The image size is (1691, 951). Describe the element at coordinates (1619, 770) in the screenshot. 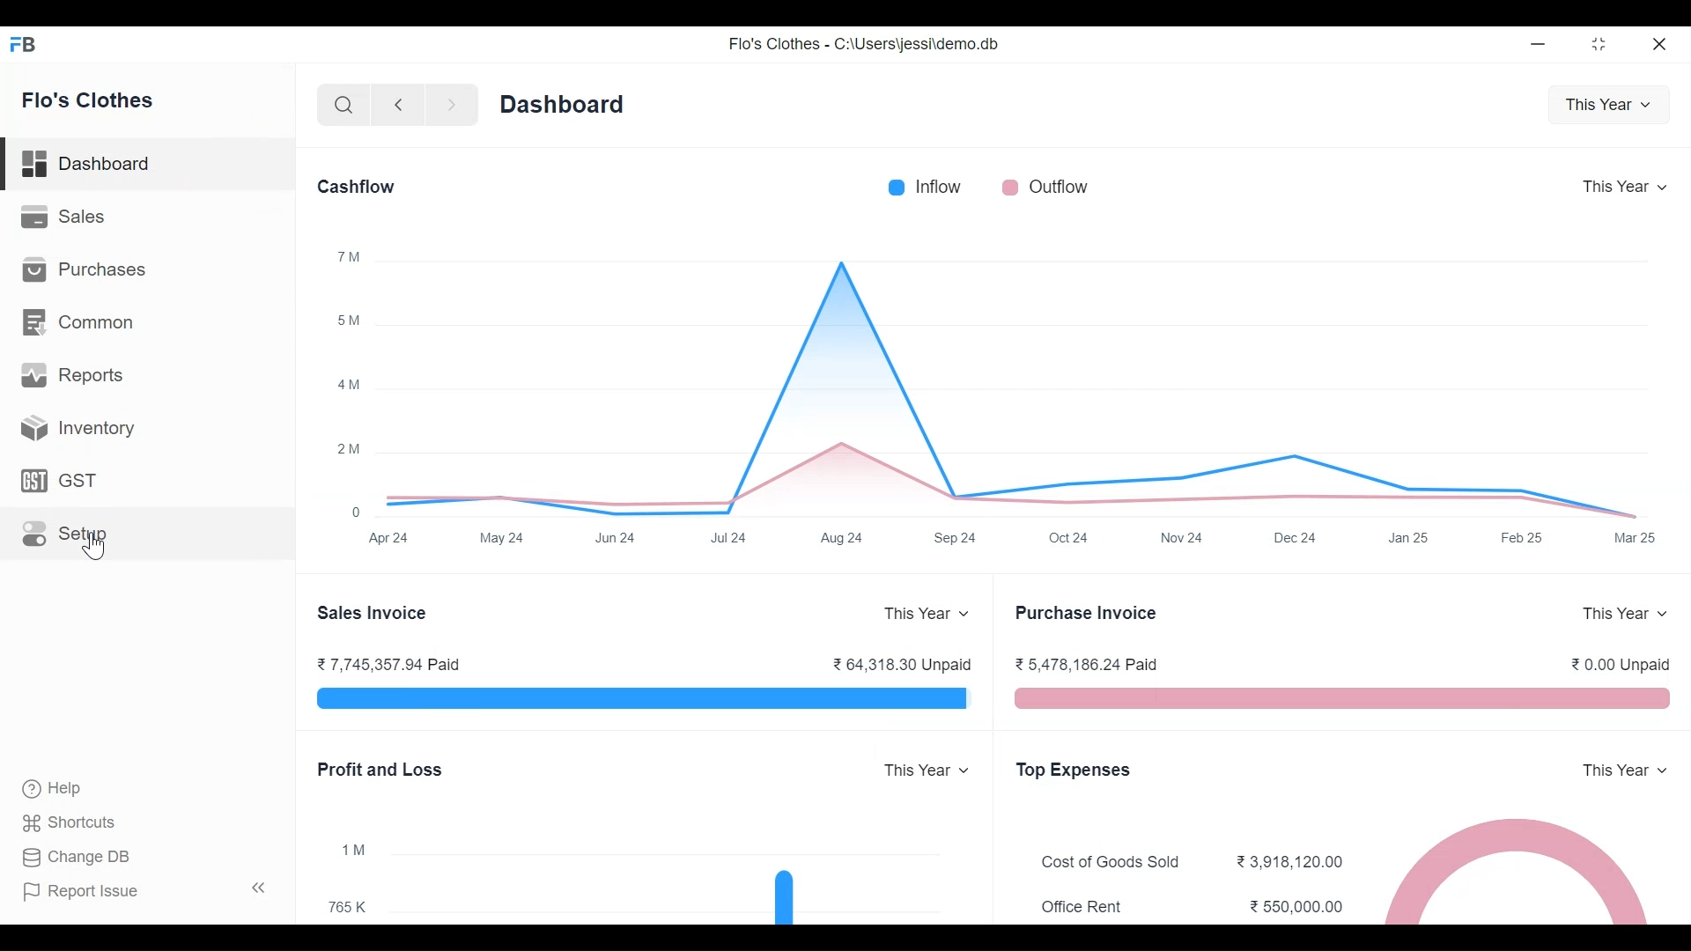

I see `This Year` at that location.